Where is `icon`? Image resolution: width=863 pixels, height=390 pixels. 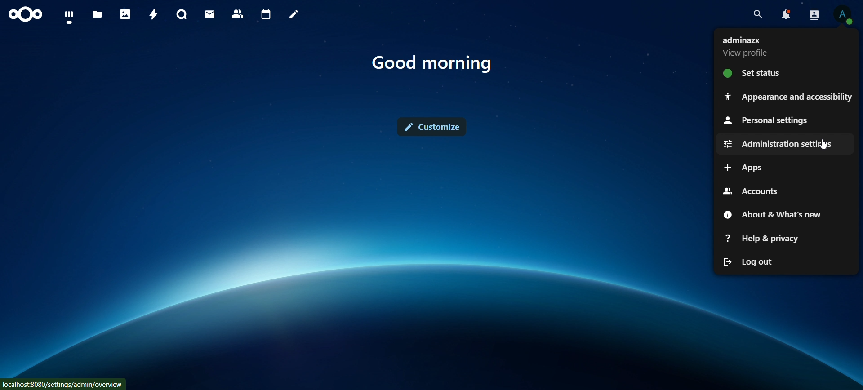
icon is located at coordinates (27, 17).